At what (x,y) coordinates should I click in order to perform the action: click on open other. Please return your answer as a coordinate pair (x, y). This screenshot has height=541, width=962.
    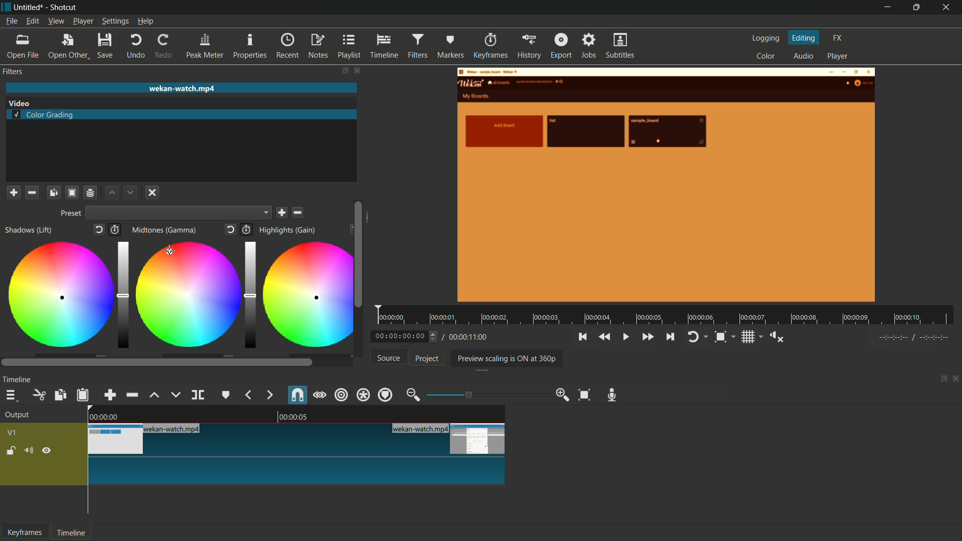
    Looking at the image, I should click on (68, 47).